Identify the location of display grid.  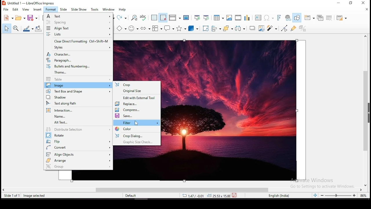
(154, 18).